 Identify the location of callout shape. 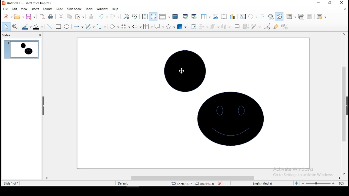
(159, 27).